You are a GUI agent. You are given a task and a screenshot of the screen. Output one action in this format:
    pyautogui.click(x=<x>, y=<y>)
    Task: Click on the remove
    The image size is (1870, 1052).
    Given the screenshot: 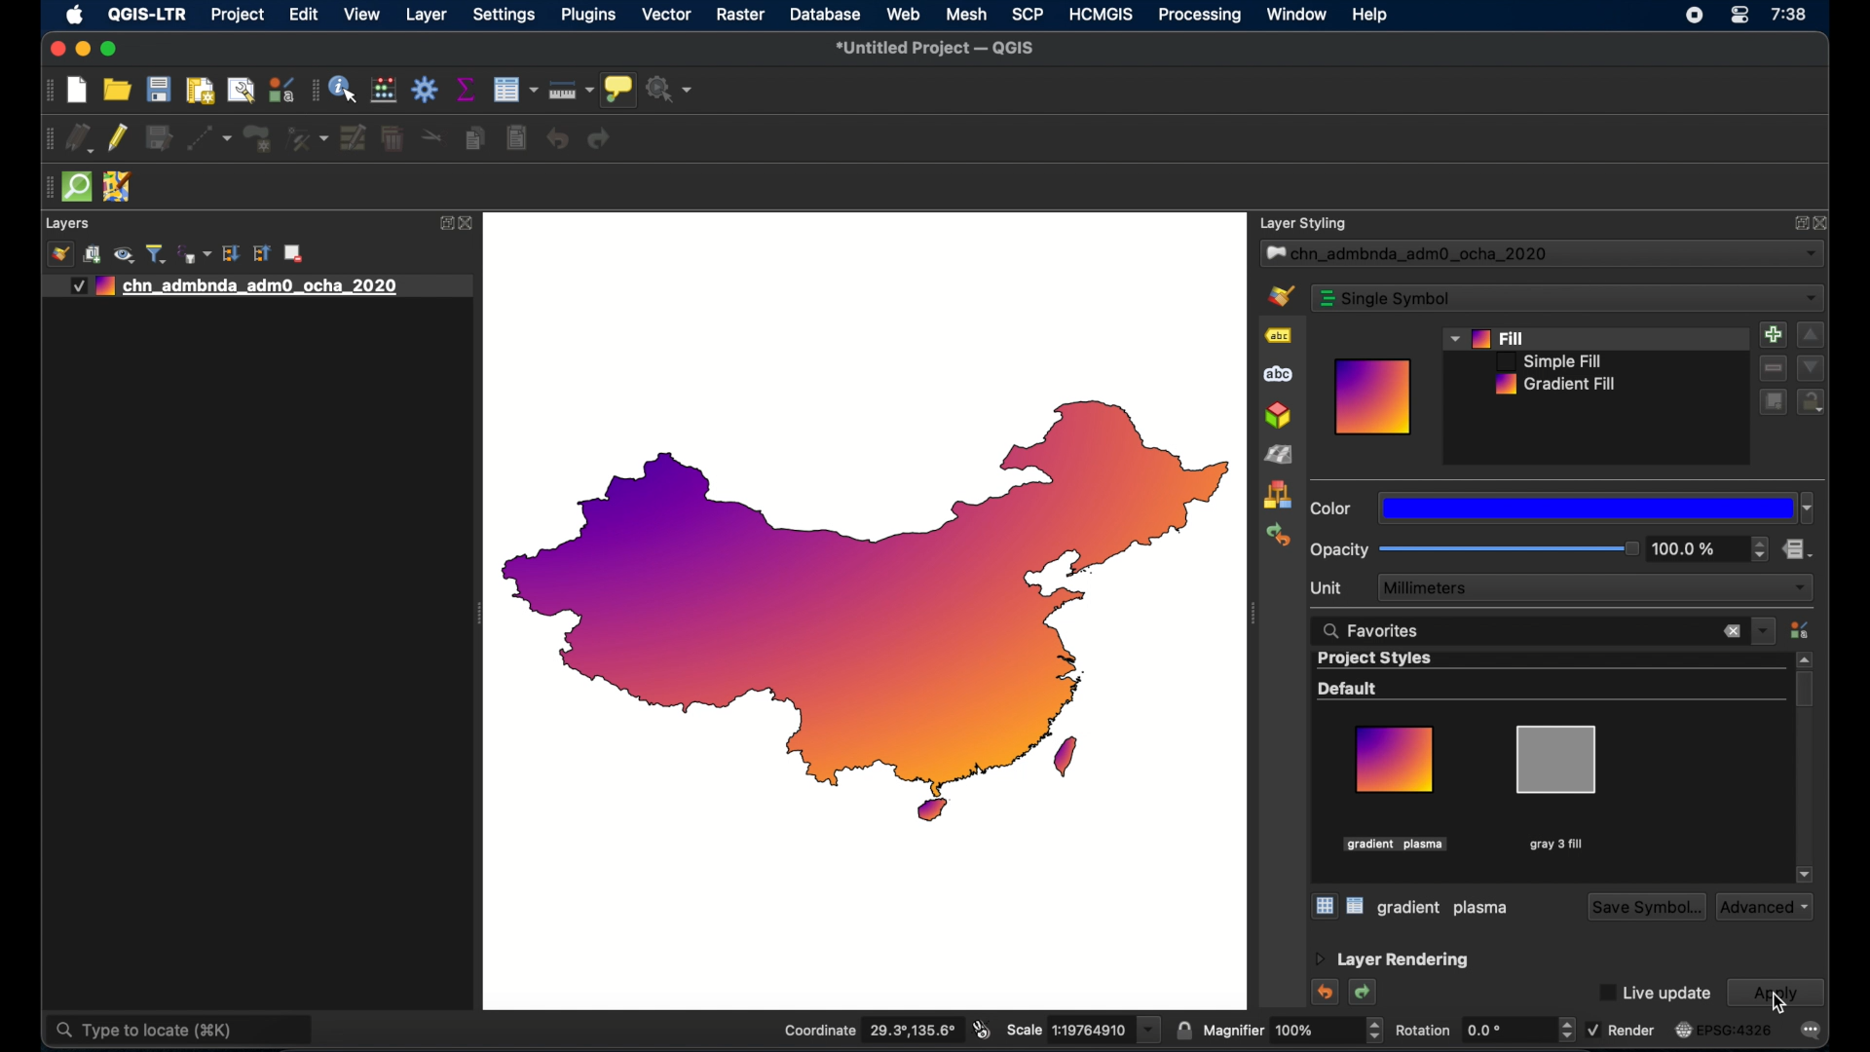 What is the action you would take?
    pyautogui.click(x=1772, y=368)
    